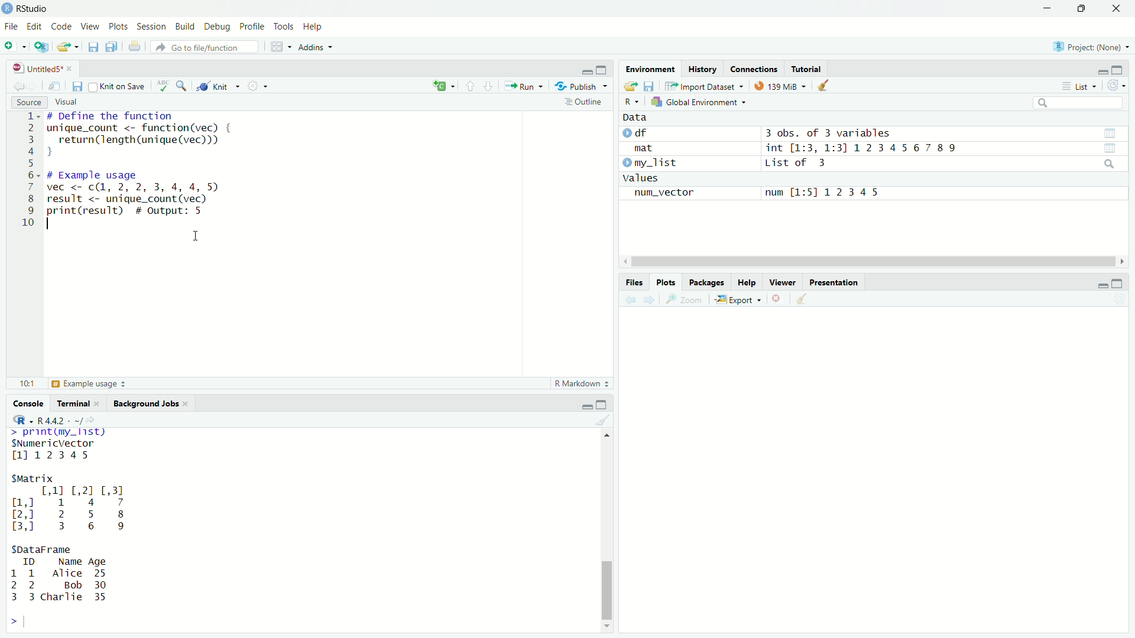 The height and width of the screenshot is (638, 1135). What do you see at coordinates (65, 47) in the screenshot?
I see `open file` at bounding box center [65, 47].